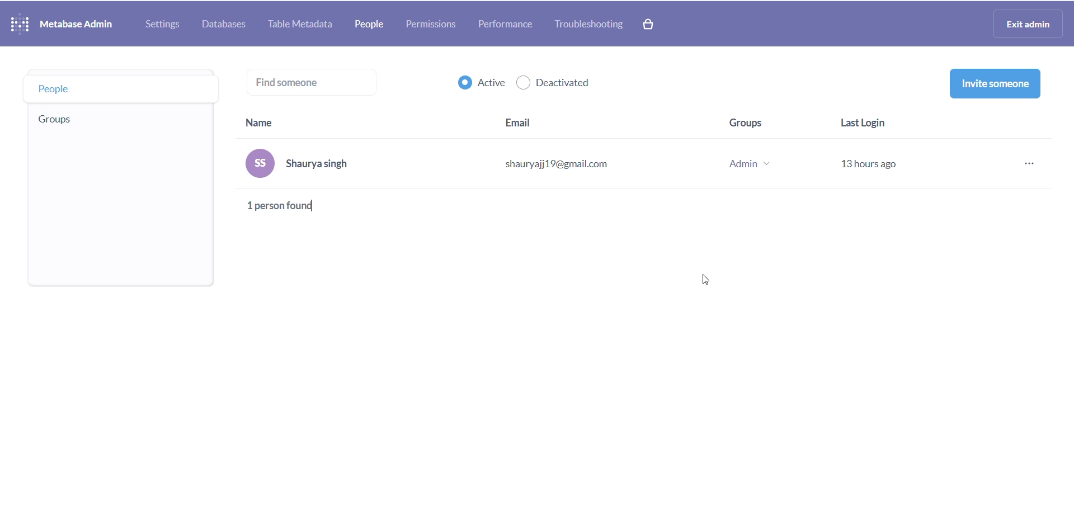 Image resolution: width=1074 pixels, height=509 pixels. What do you see at coordinates (223, 24) in the screenshot?
I see `database` at bounding box center [223, 24].